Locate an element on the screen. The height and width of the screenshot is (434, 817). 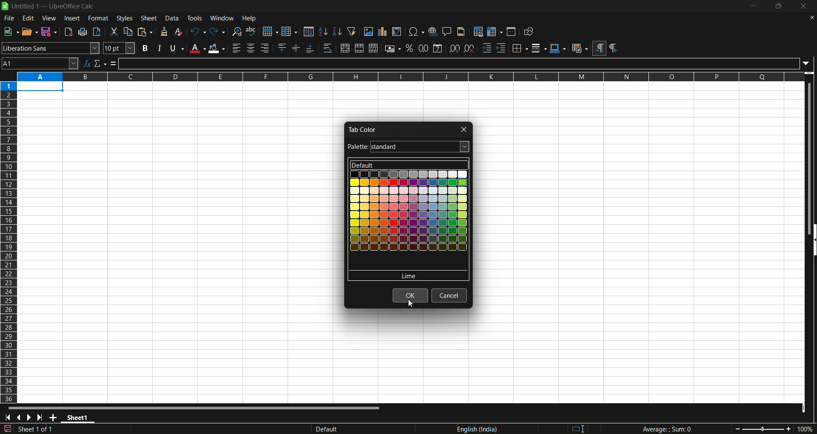
align top is located at coordinates (283, 49).